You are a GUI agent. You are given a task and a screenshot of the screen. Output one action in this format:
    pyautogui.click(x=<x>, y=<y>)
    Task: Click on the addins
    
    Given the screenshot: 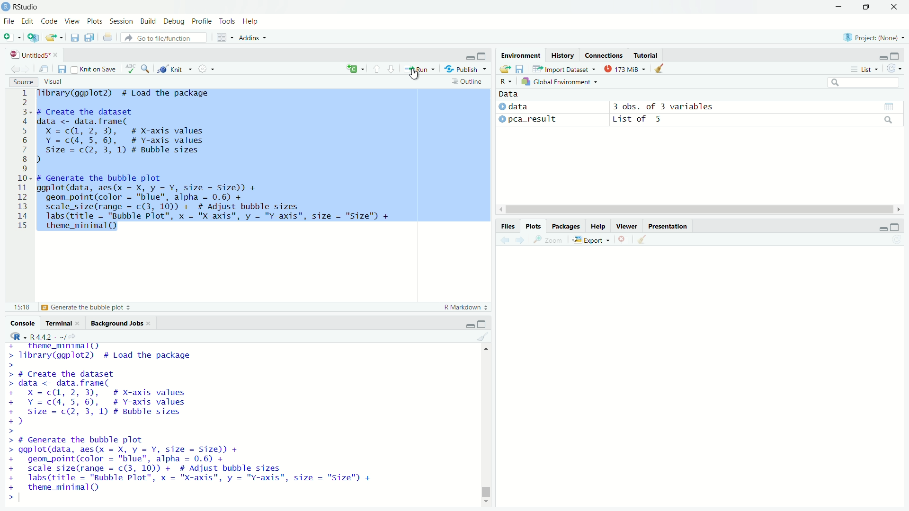 What is the action you would take?
    pyautogui.click(x=251, y=38)
    